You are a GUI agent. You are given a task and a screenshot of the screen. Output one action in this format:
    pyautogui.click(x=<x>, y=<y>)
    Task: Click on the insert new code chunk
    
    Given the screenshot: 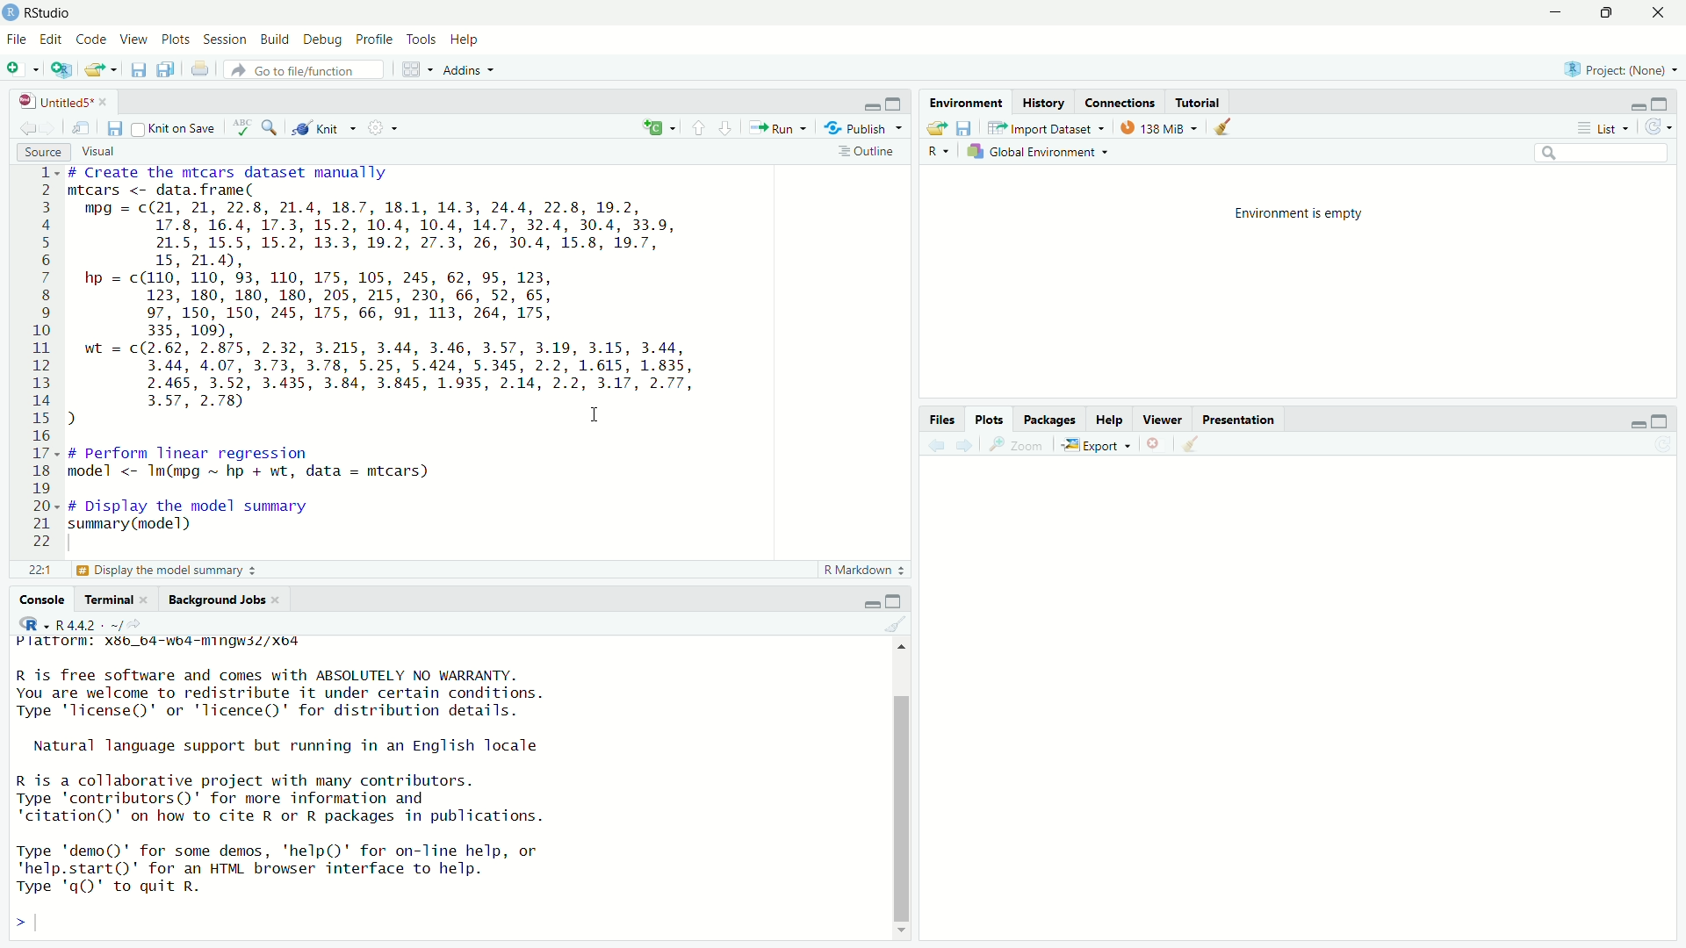 What is the action you would take?
    pyautogui.click(x=657, y=127)
    